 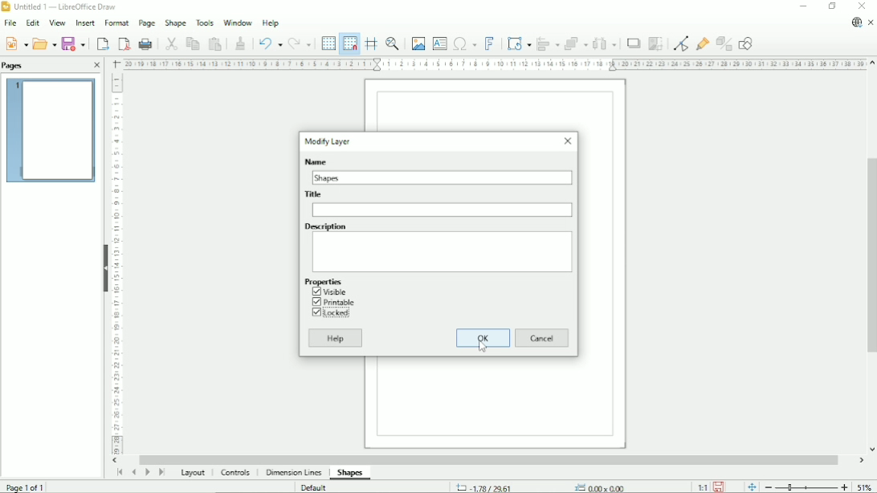 What do you see at coordinates (119, 473) in the screenshot?
I see `Scroll to first page` at bounding box center [119, 473].